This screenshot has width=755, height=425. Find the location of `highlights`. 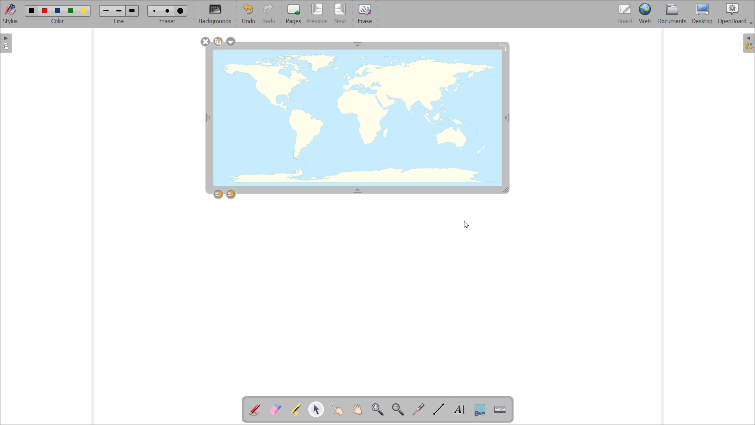

highlights is located at coordinates (296, 410).